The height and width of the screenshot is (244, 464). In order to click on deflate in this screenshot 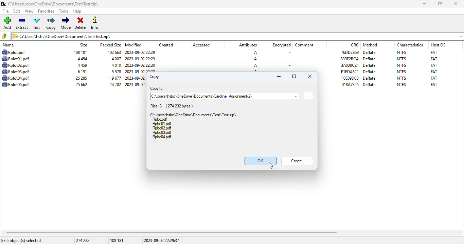, I will do `click(370, 84)`.